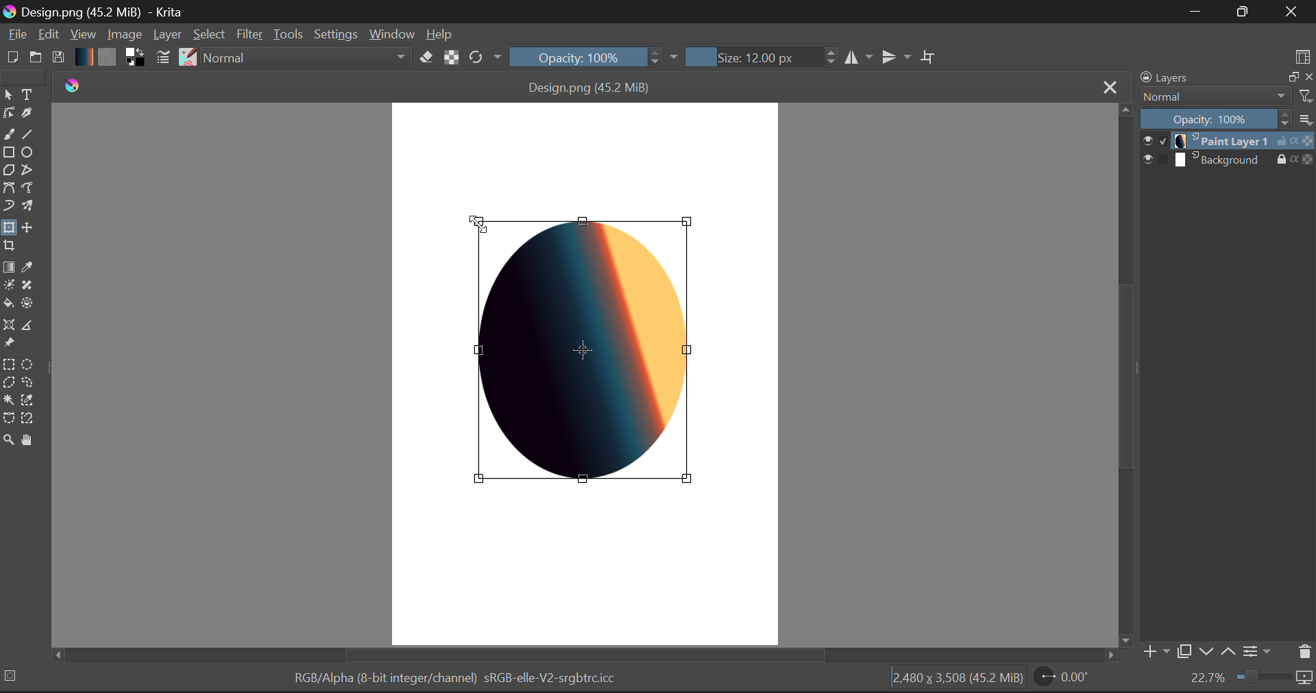  What do you see at coordinates (58, 58) in the screenshot?
I see `Save` at bounding box center [58, 58].